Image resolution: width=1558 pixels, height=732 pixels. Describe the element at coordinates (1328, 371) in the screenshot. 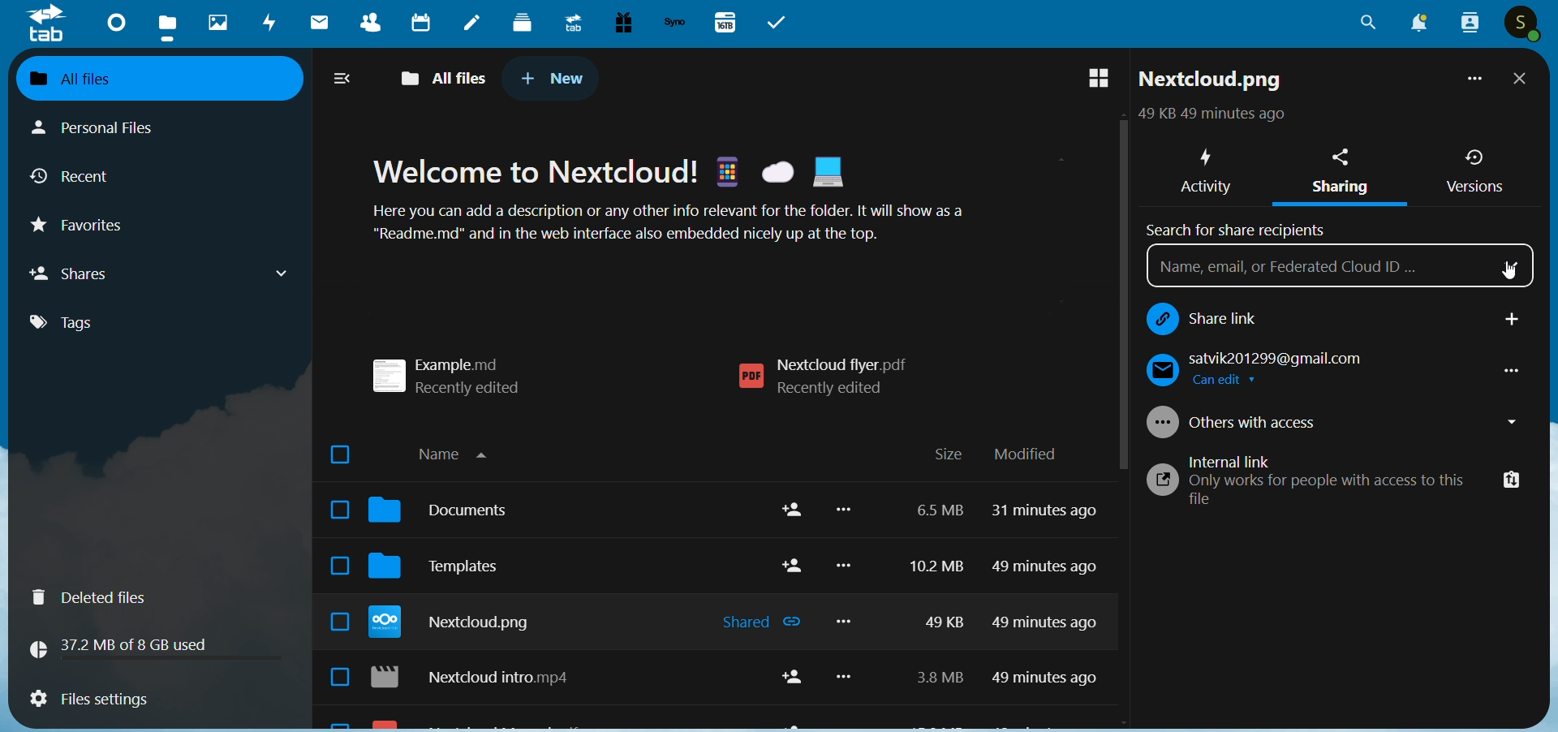

I see `shared email` at that location.